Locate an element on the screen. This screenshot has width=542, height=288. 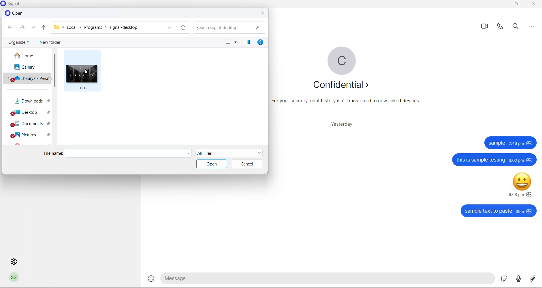
close is located at coordinates (263, 13).